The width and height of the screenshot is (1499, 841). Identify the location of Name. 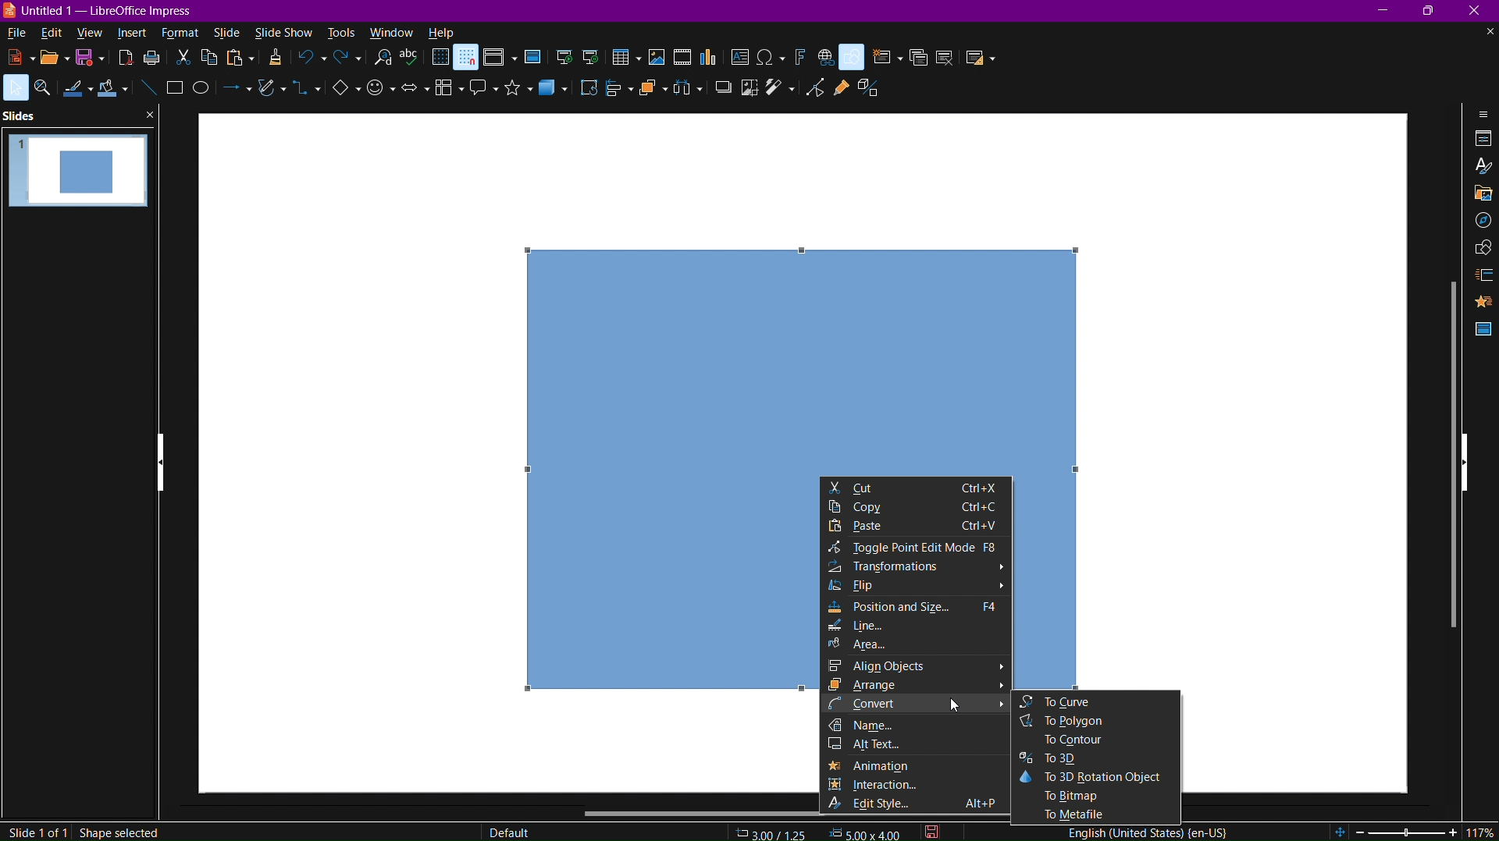
(915, 725).